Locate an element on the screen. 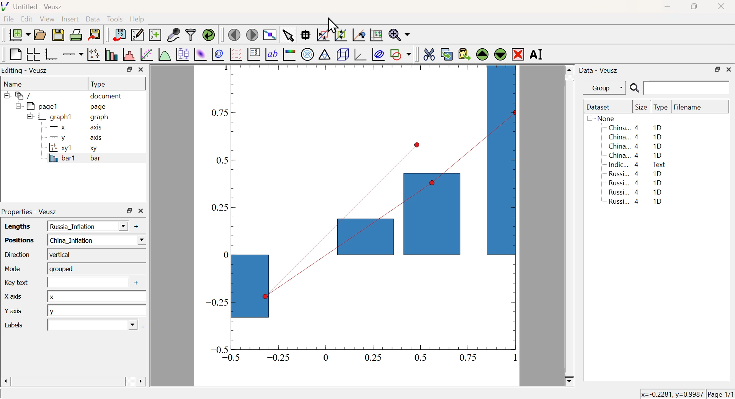 The width and height of the screenshot is (735, 399). bar1 bar is located at coordinates (71, 159).